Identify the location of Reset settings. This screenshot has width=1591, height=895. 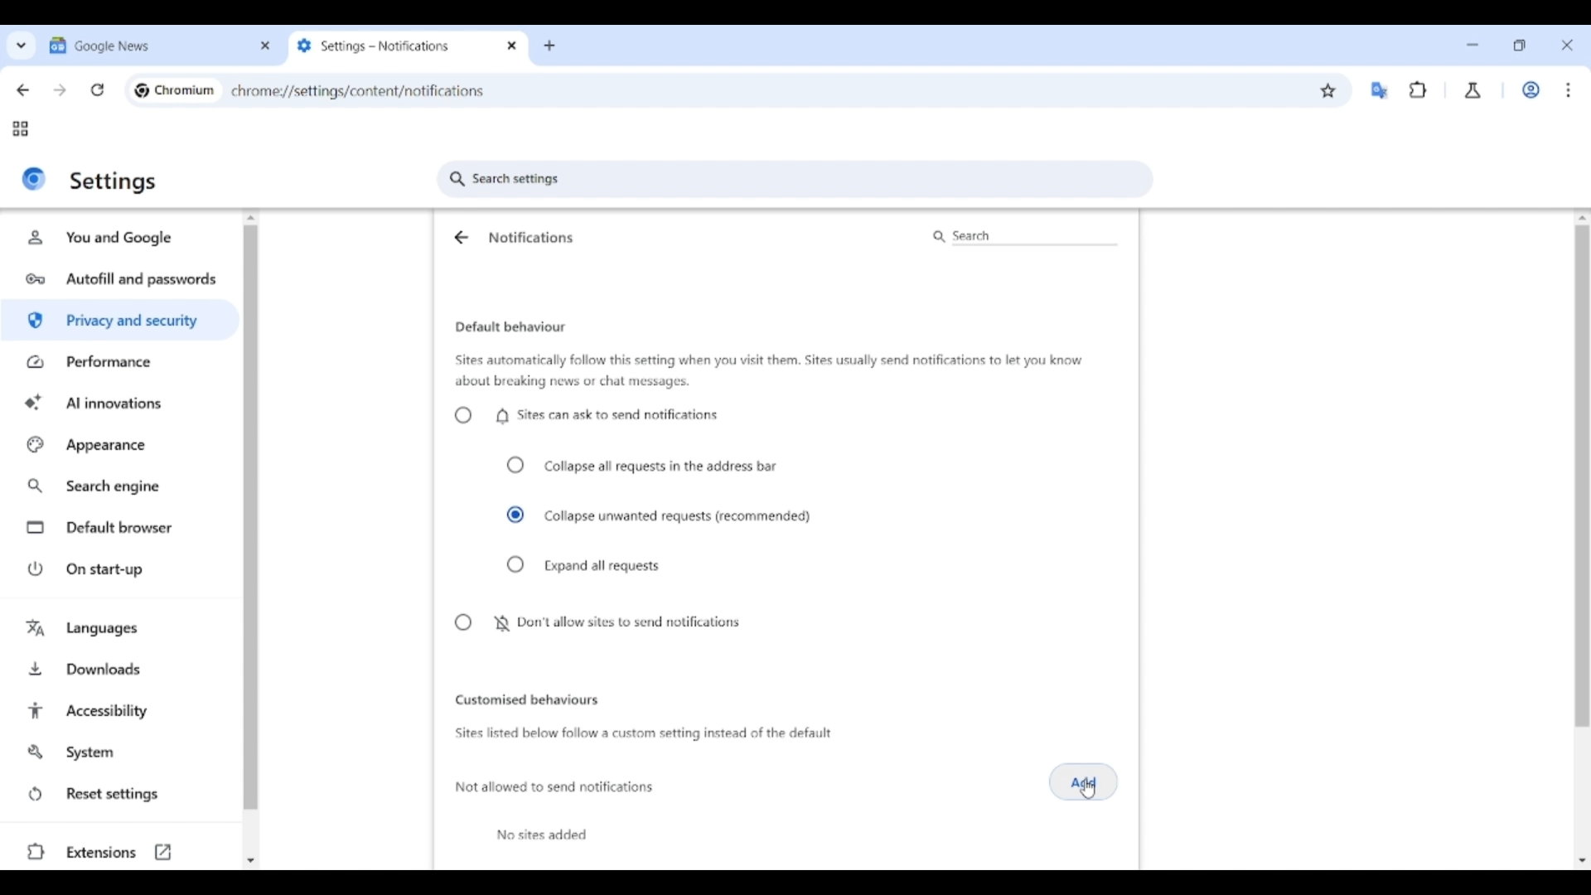
(120, 795).